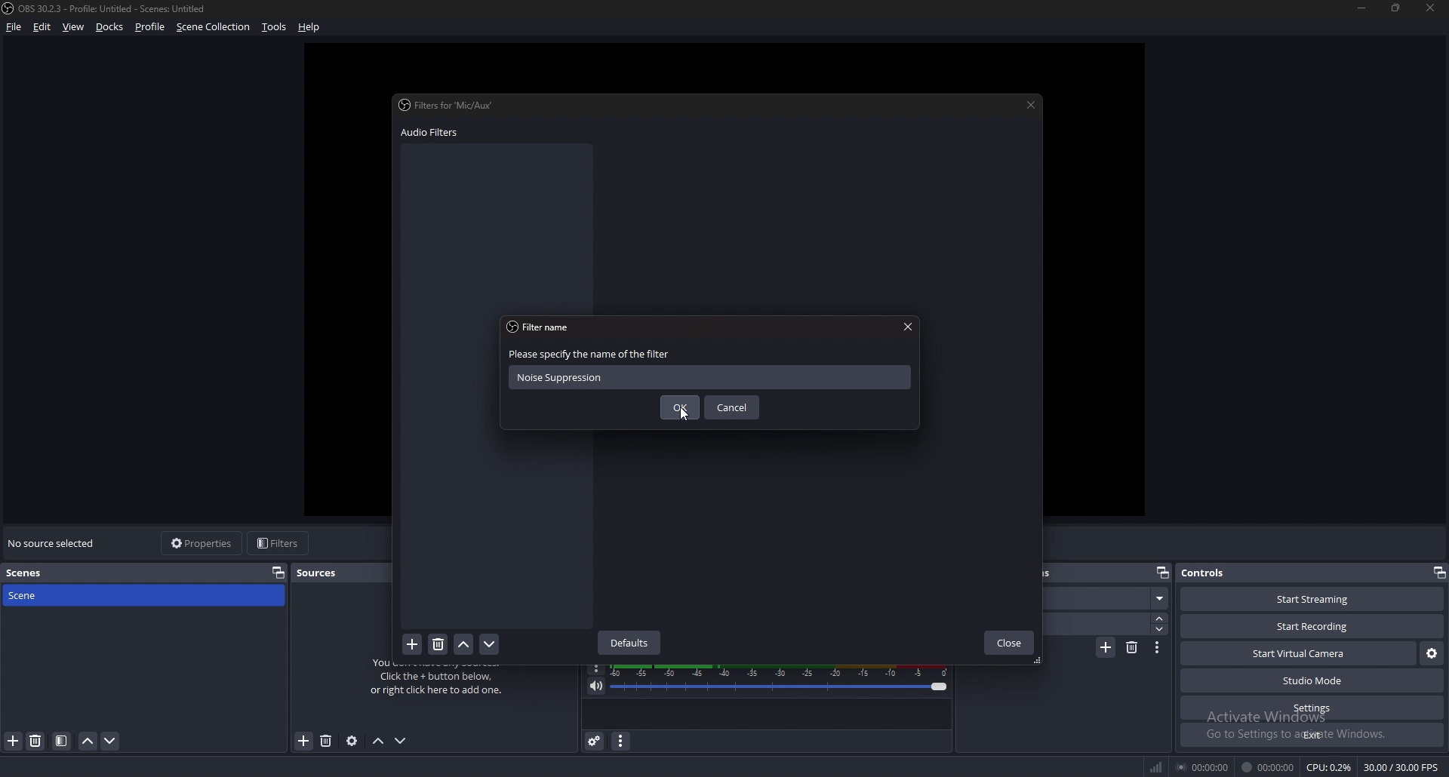  What do you see at coordinates (109, 27) in the screenshot?
I see `docks` at bounding box center [109, 27].